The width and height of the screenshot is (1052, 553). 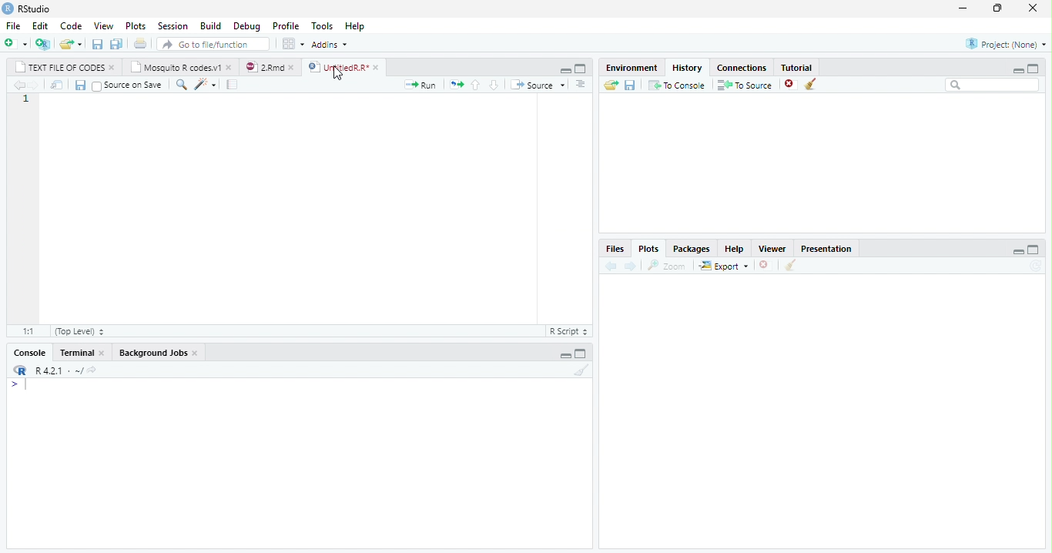 I want to click on Rscript, so click(x=568, y=332).